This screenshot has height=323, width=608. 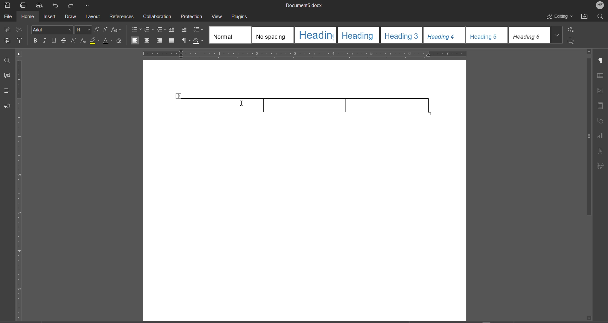 I want to click on Copy, so click(x=6, y=29).